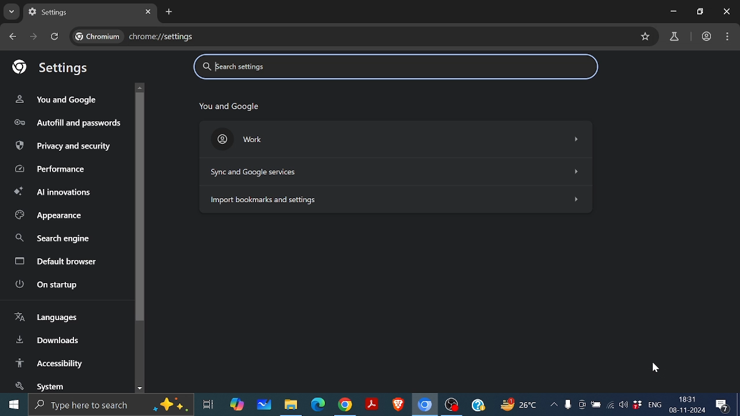  I want to click on Sync and services, so click(395, 169).